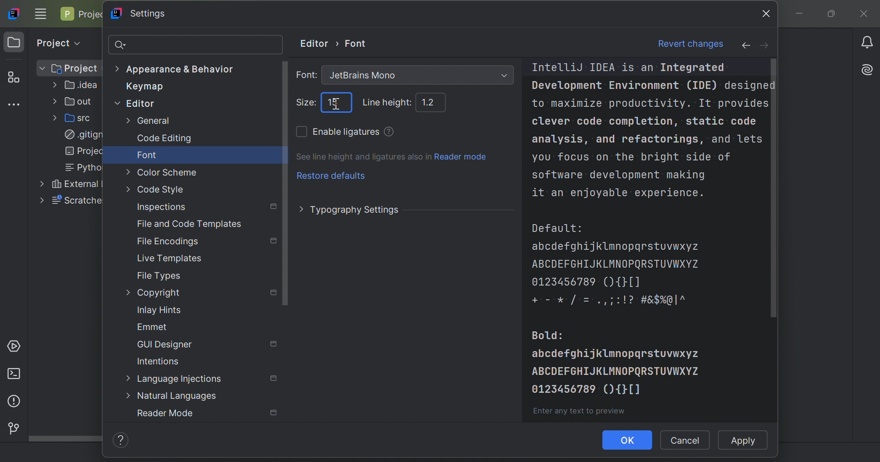 The height and width of the screenshot is (462, 880). I want to click on Minimize, so click(803, 15).